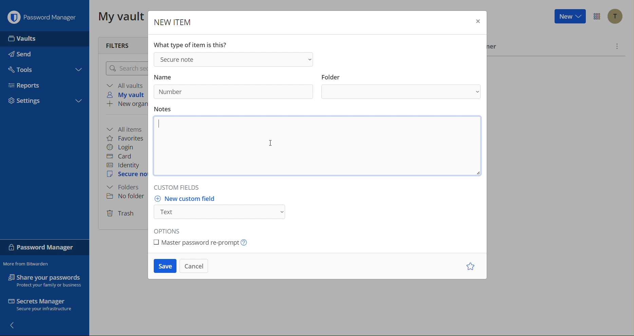 This screenshot has height=336, width=634. I want to click on Vaults, so click(23, 38).